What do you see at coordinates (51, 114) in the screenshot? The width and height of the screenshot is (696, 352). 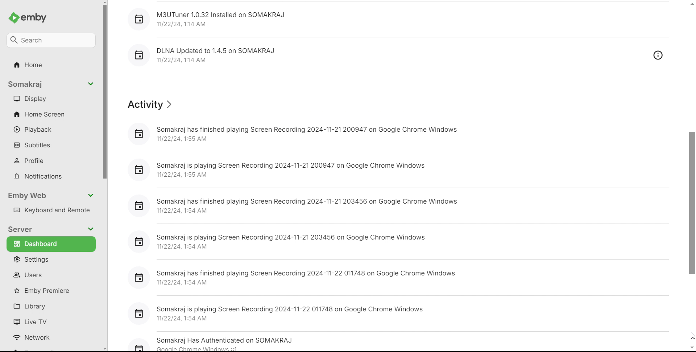 I see `home screen` at bounding box center [51, 114].